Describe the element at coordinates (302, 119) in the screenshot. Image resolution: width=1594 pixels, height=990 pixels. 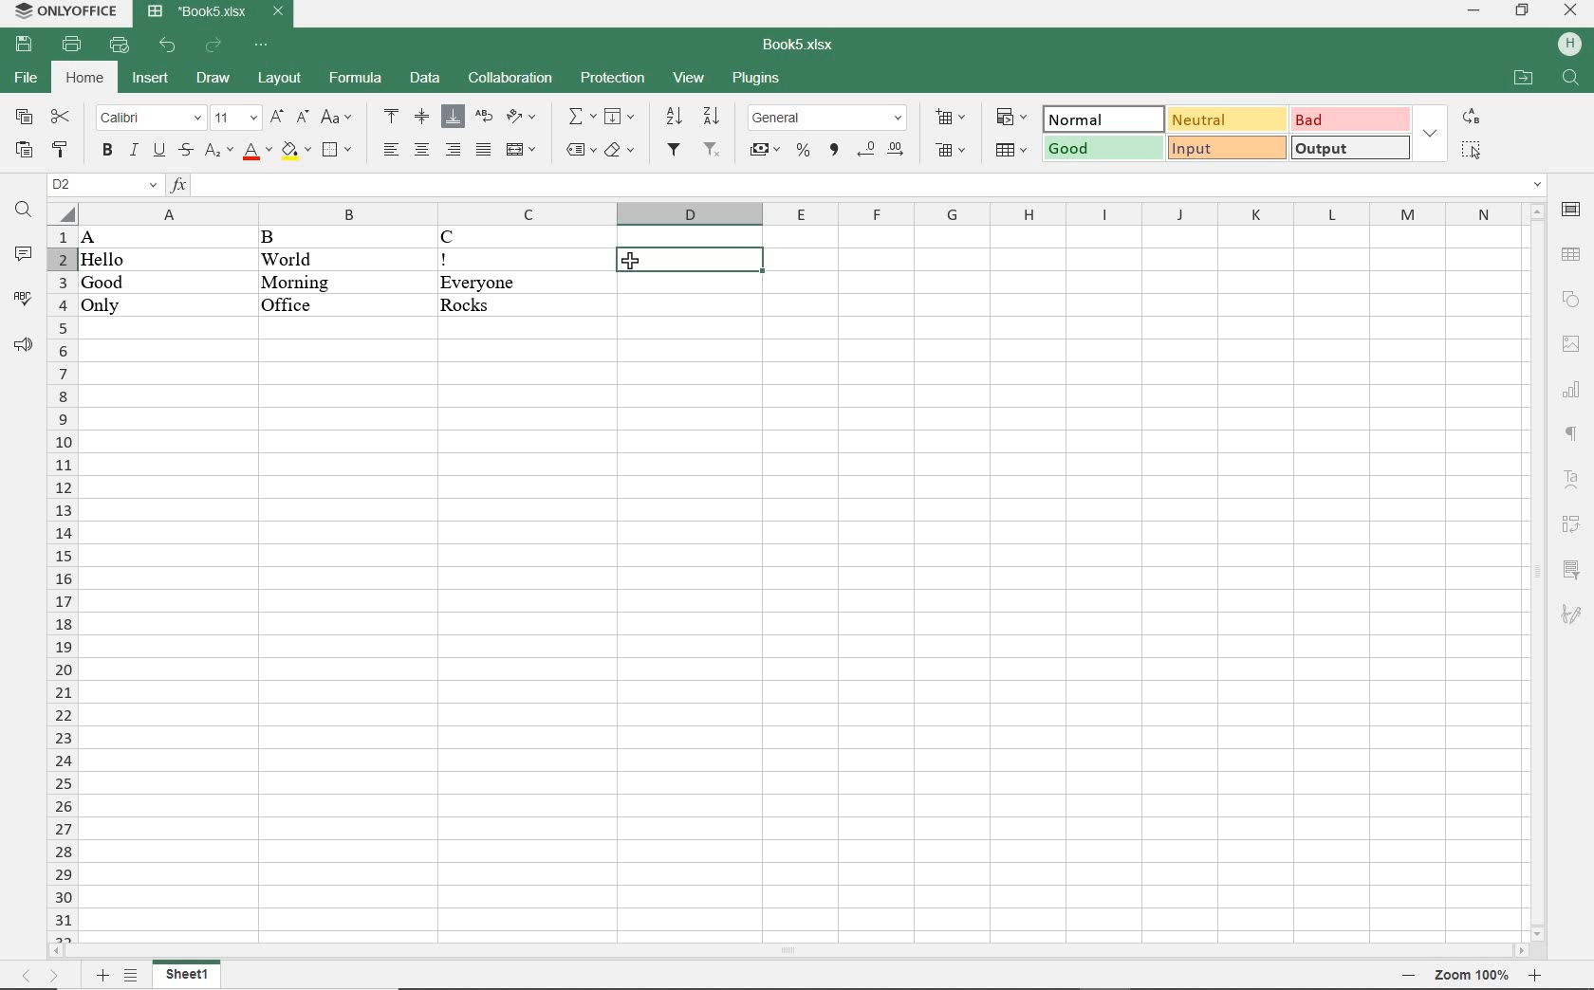
I see `decrement font size` at that location.